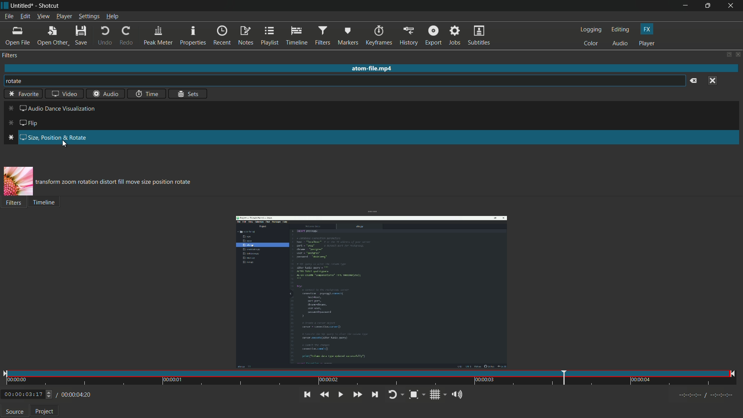  I want to click on help menu, so click(113, 17).